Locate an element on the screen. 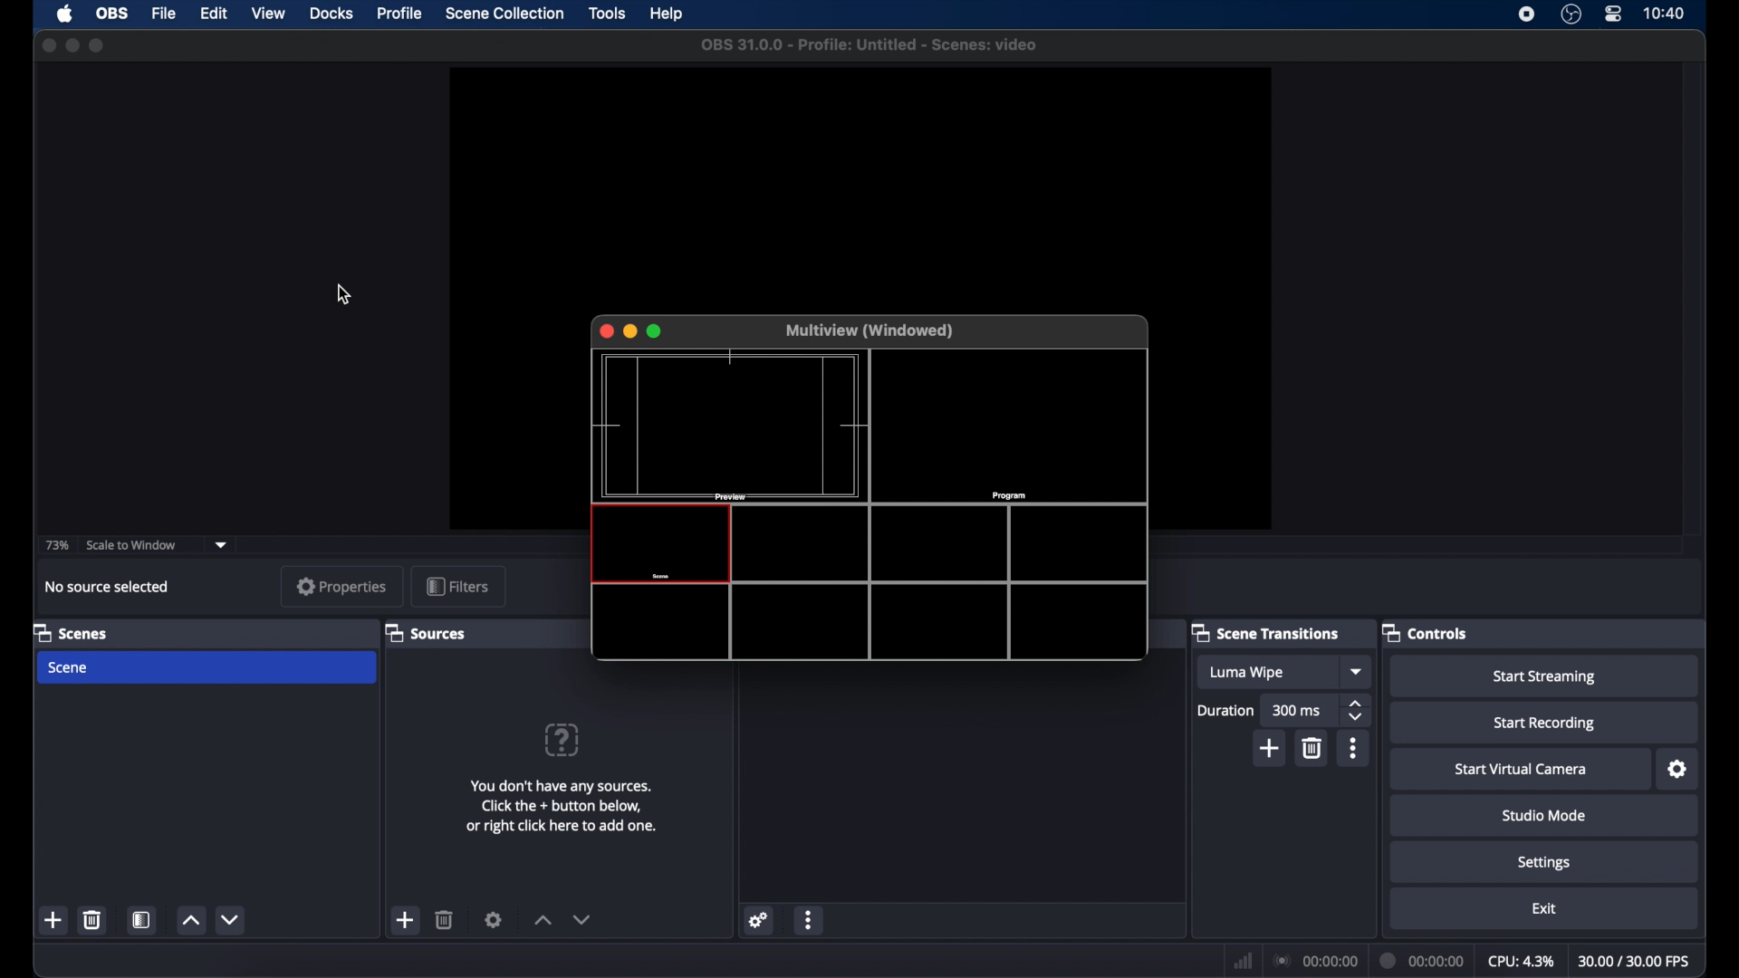 The width and height of the screenshot is (1739, 978). delete is located at coordinates (1311, 748).